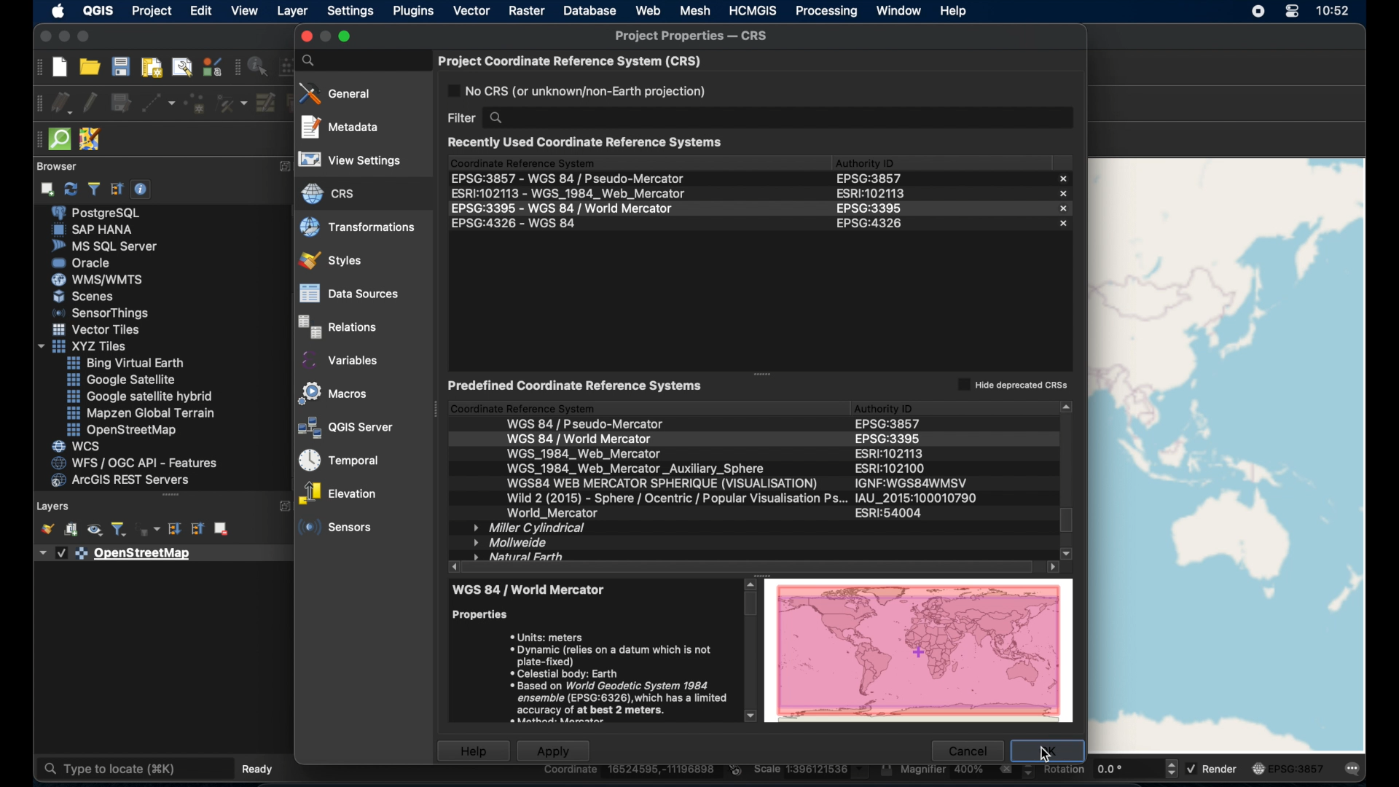 The image size is (1399, 787). Describe the element at coordinates (348, 291) in the screenshot. I see `data sources` at that location.